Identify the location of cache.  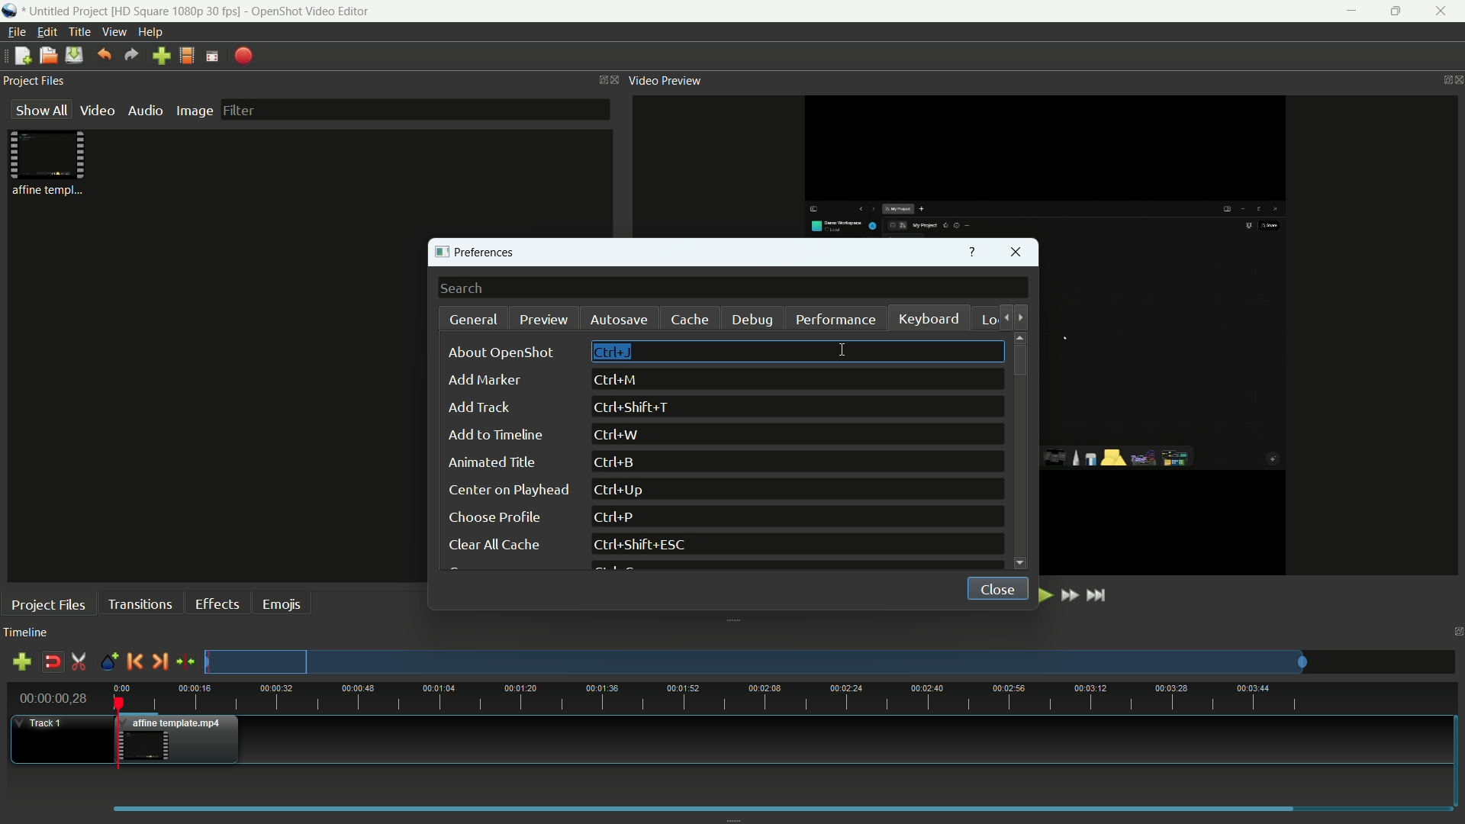
(690, 320).